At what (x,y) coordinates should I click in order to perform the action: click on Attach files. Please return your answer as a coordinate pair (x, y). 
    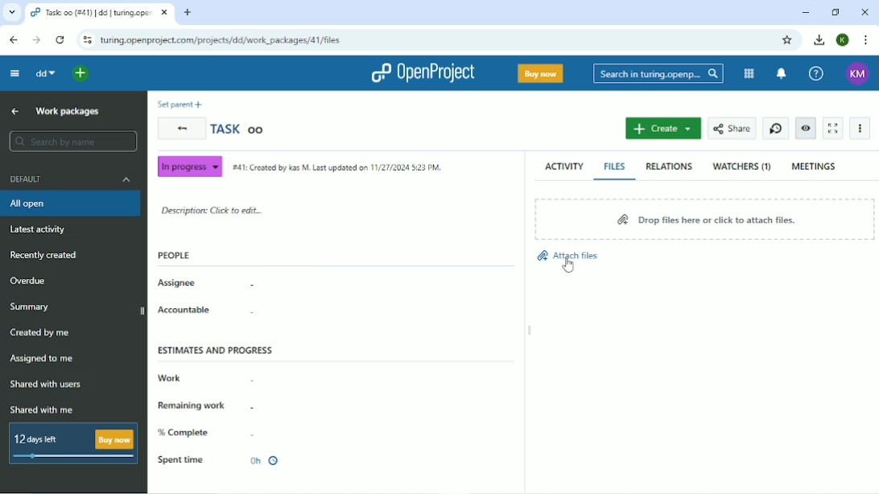
    Looking at the image, I should click on (567, 260).